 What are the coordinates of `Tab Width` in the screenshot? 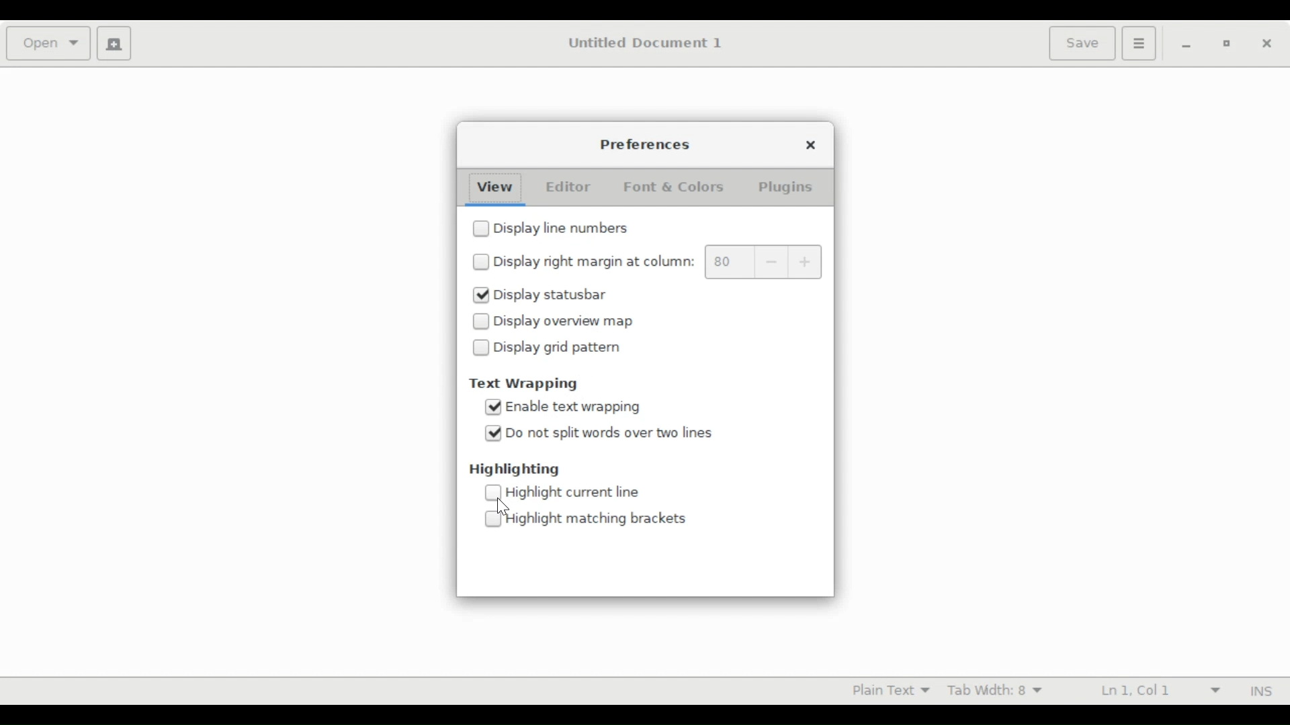 It's located at (993, 690).